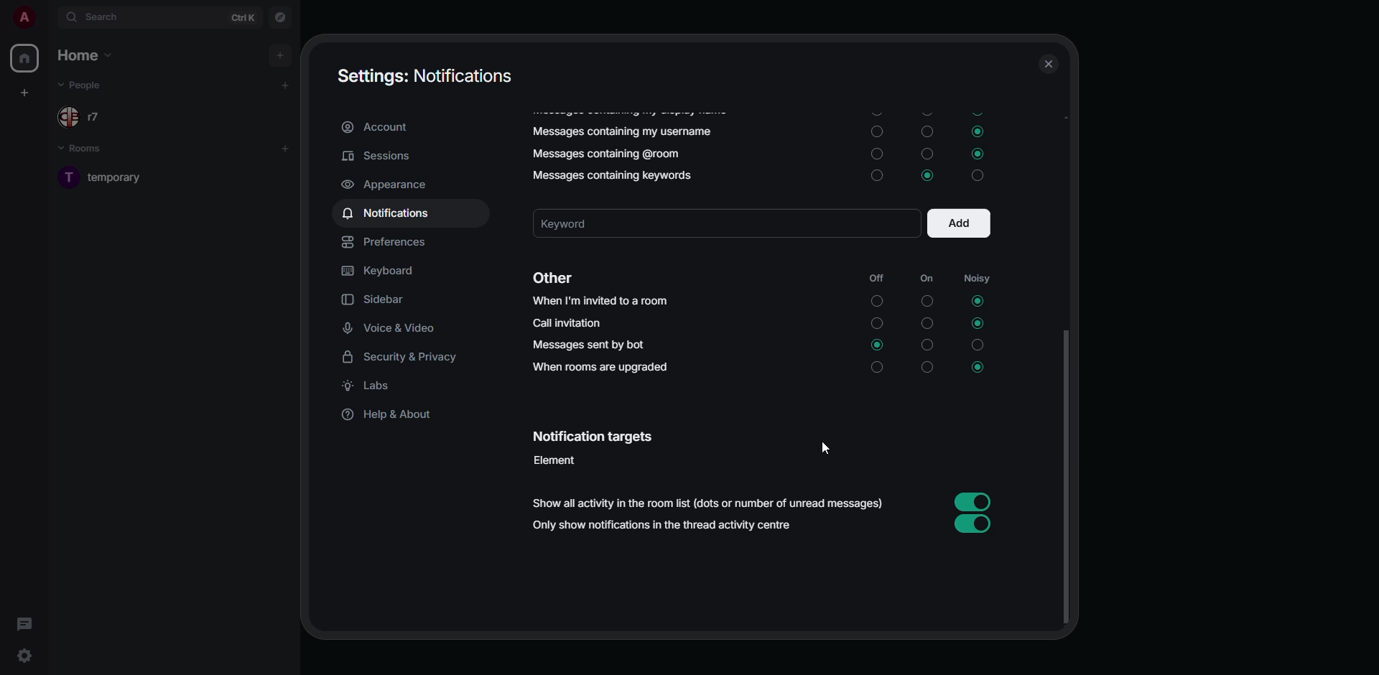 The width and height of the screenshot is (1379, 675). Describe the element at coordinates (242, 17) in the screenshot. I see `ctrl K` at that location.